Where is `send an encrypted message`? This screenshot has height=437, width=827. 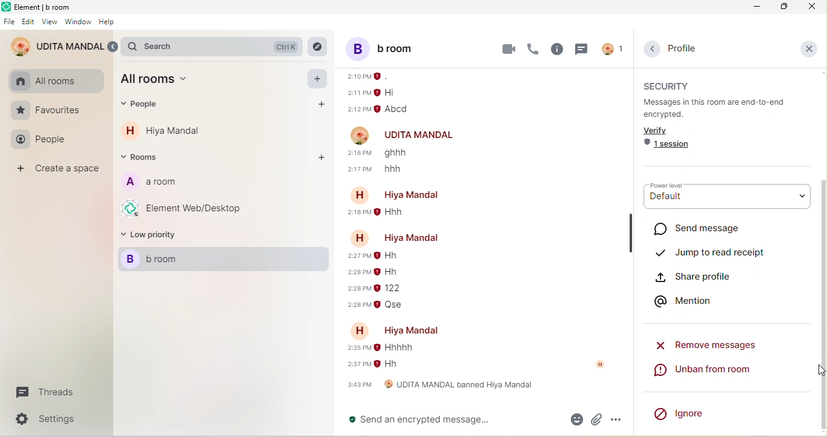 send an encrypted message is located at coordinates (450, 420).